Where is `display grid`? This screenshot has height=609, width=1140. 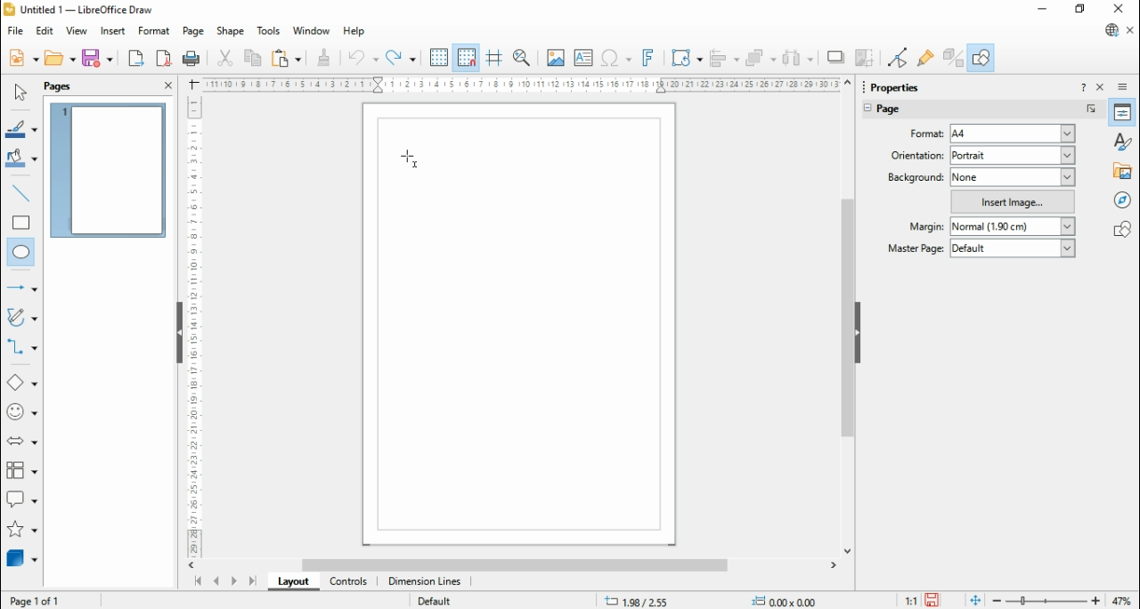
display grid is located at coordinates (438, 59).